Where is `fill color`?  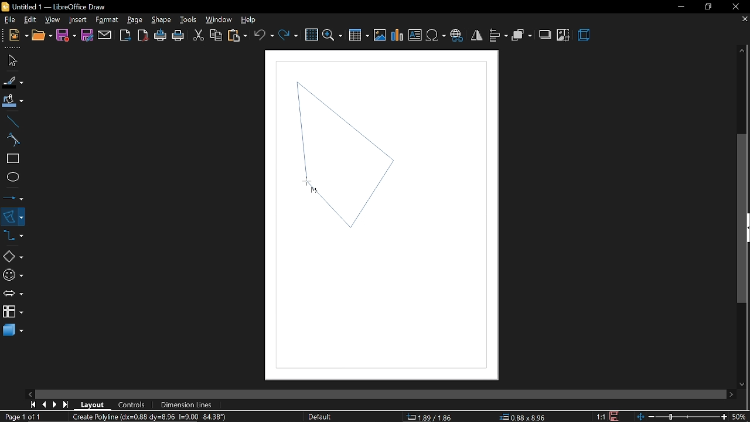 fill color is located at coordinates (11, 101).